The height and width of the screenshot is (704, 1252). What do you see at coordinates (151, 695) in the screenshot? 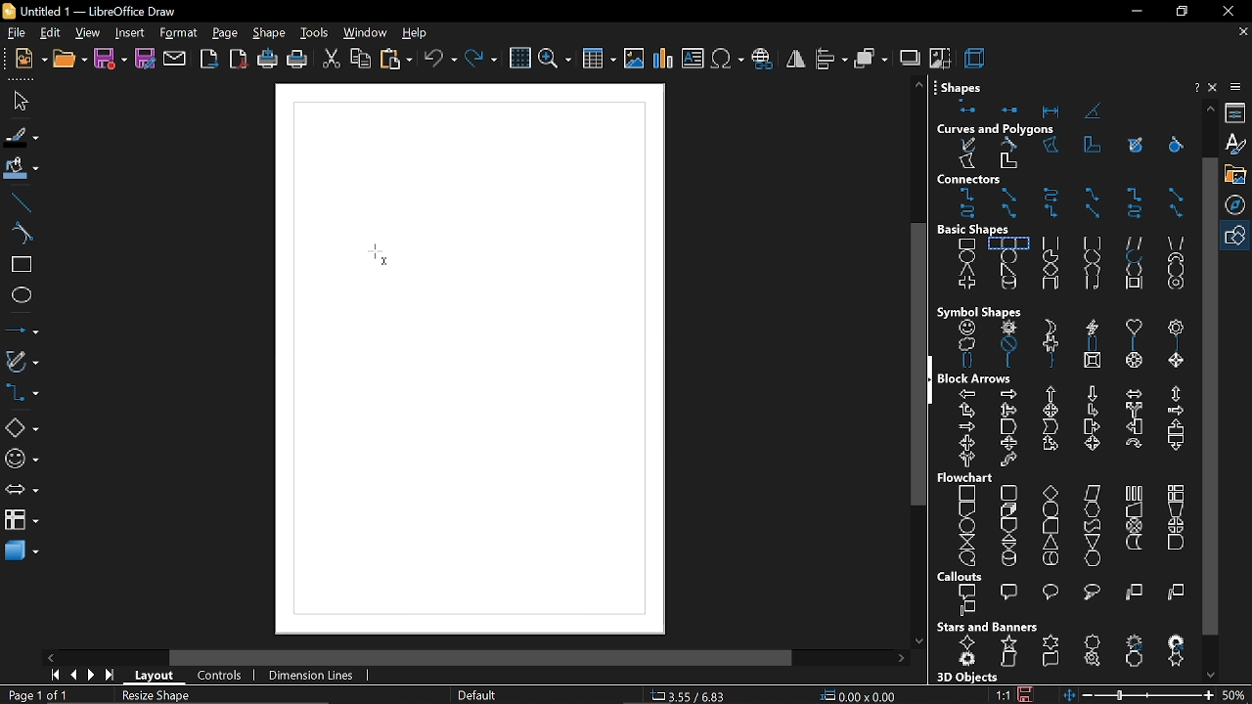
I see `resize shape` at bounding box center [151, 695].